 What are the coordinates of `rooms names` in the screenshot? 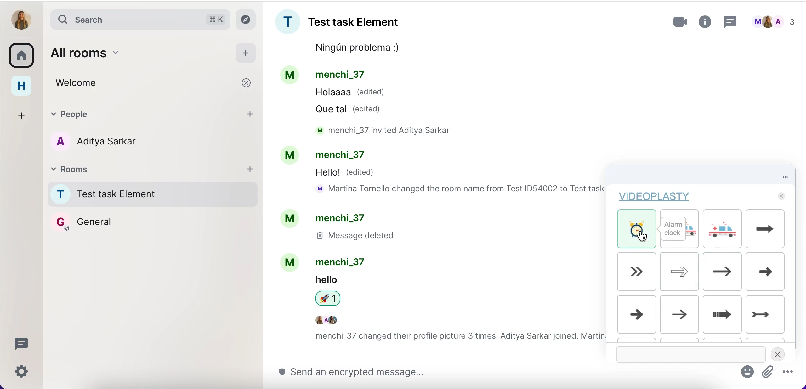 It's located at (149, 210).